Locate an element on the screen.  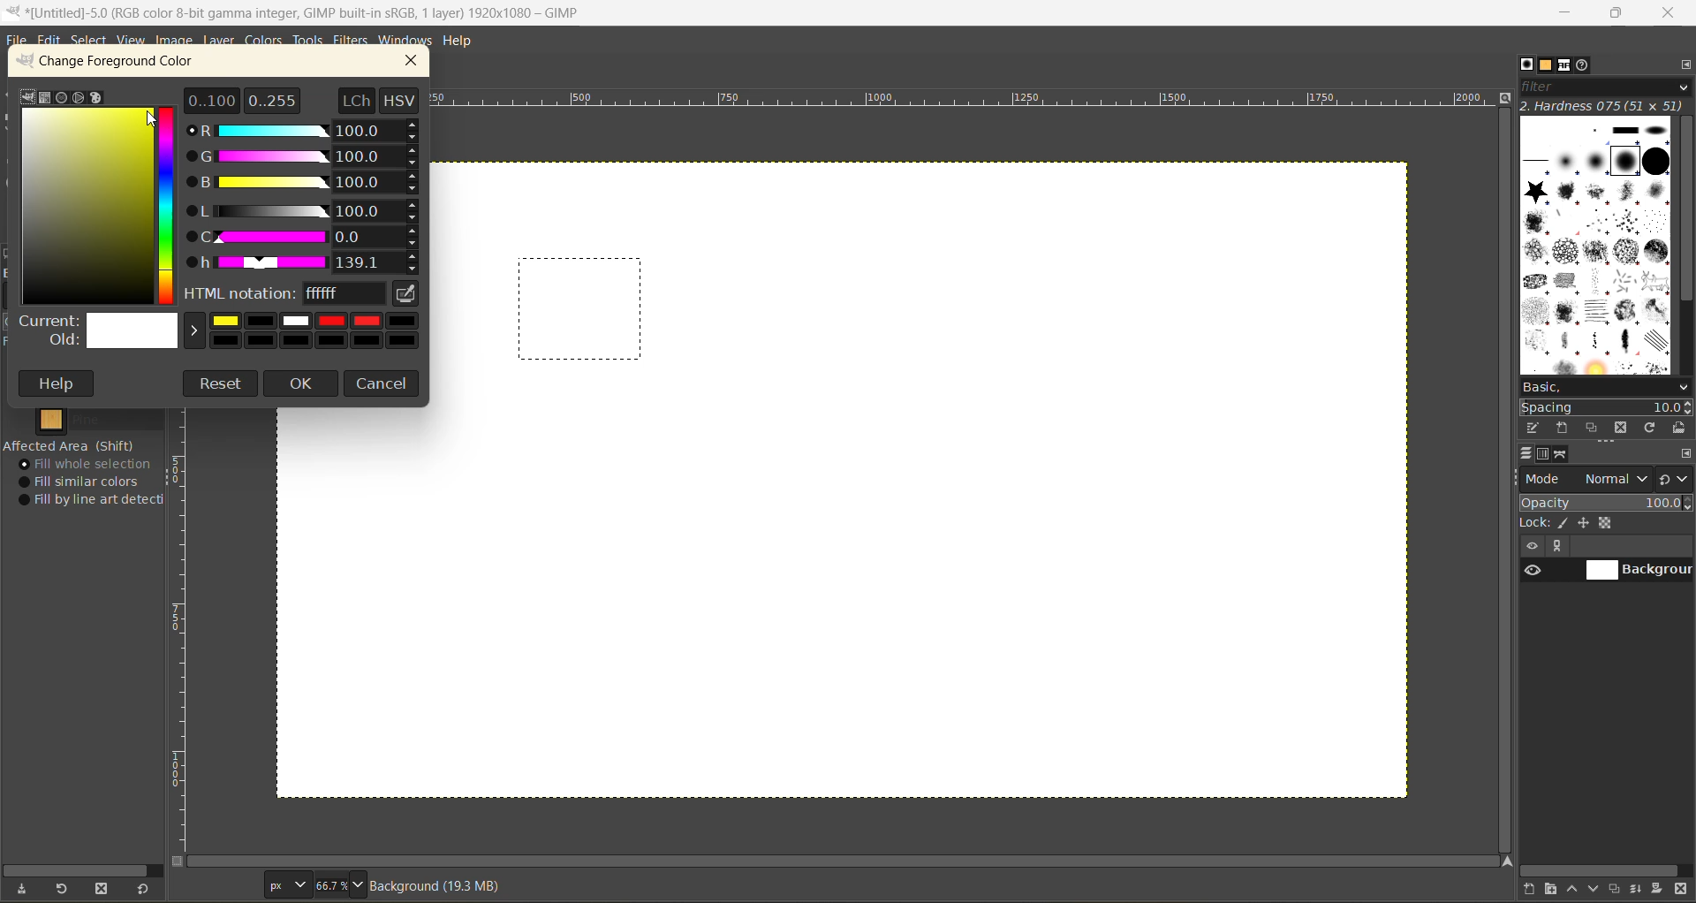
LCH is located at coordinates (354, 99).